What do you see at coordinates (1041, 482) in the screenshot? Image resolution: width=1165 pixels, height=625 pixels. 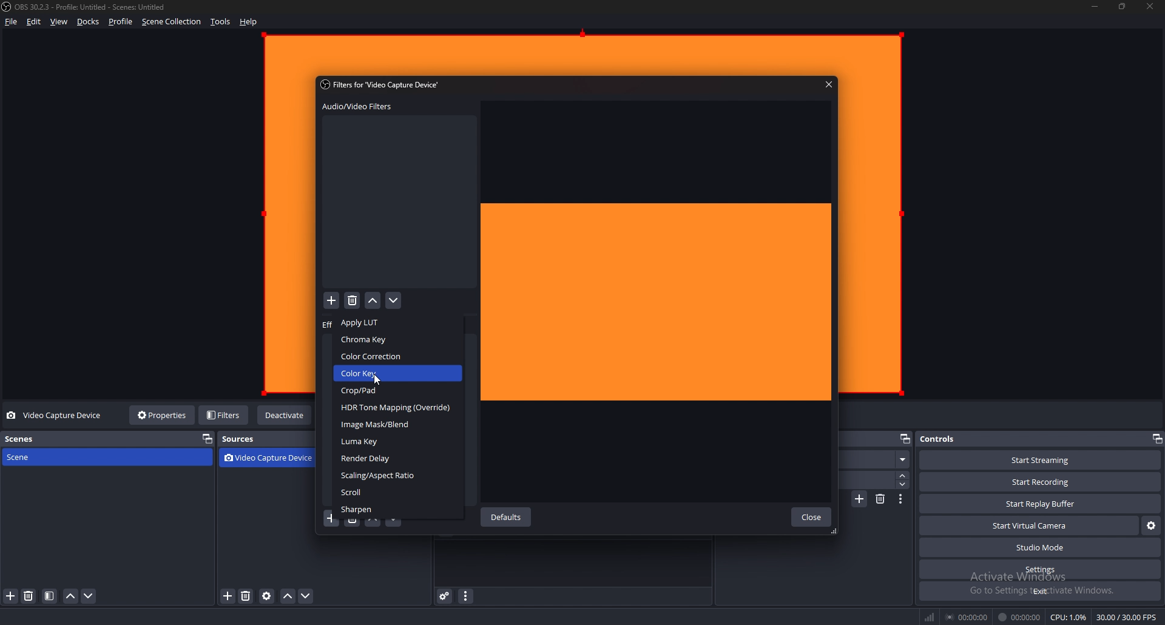 I see `start recording` at bounding box center [1041, 482].